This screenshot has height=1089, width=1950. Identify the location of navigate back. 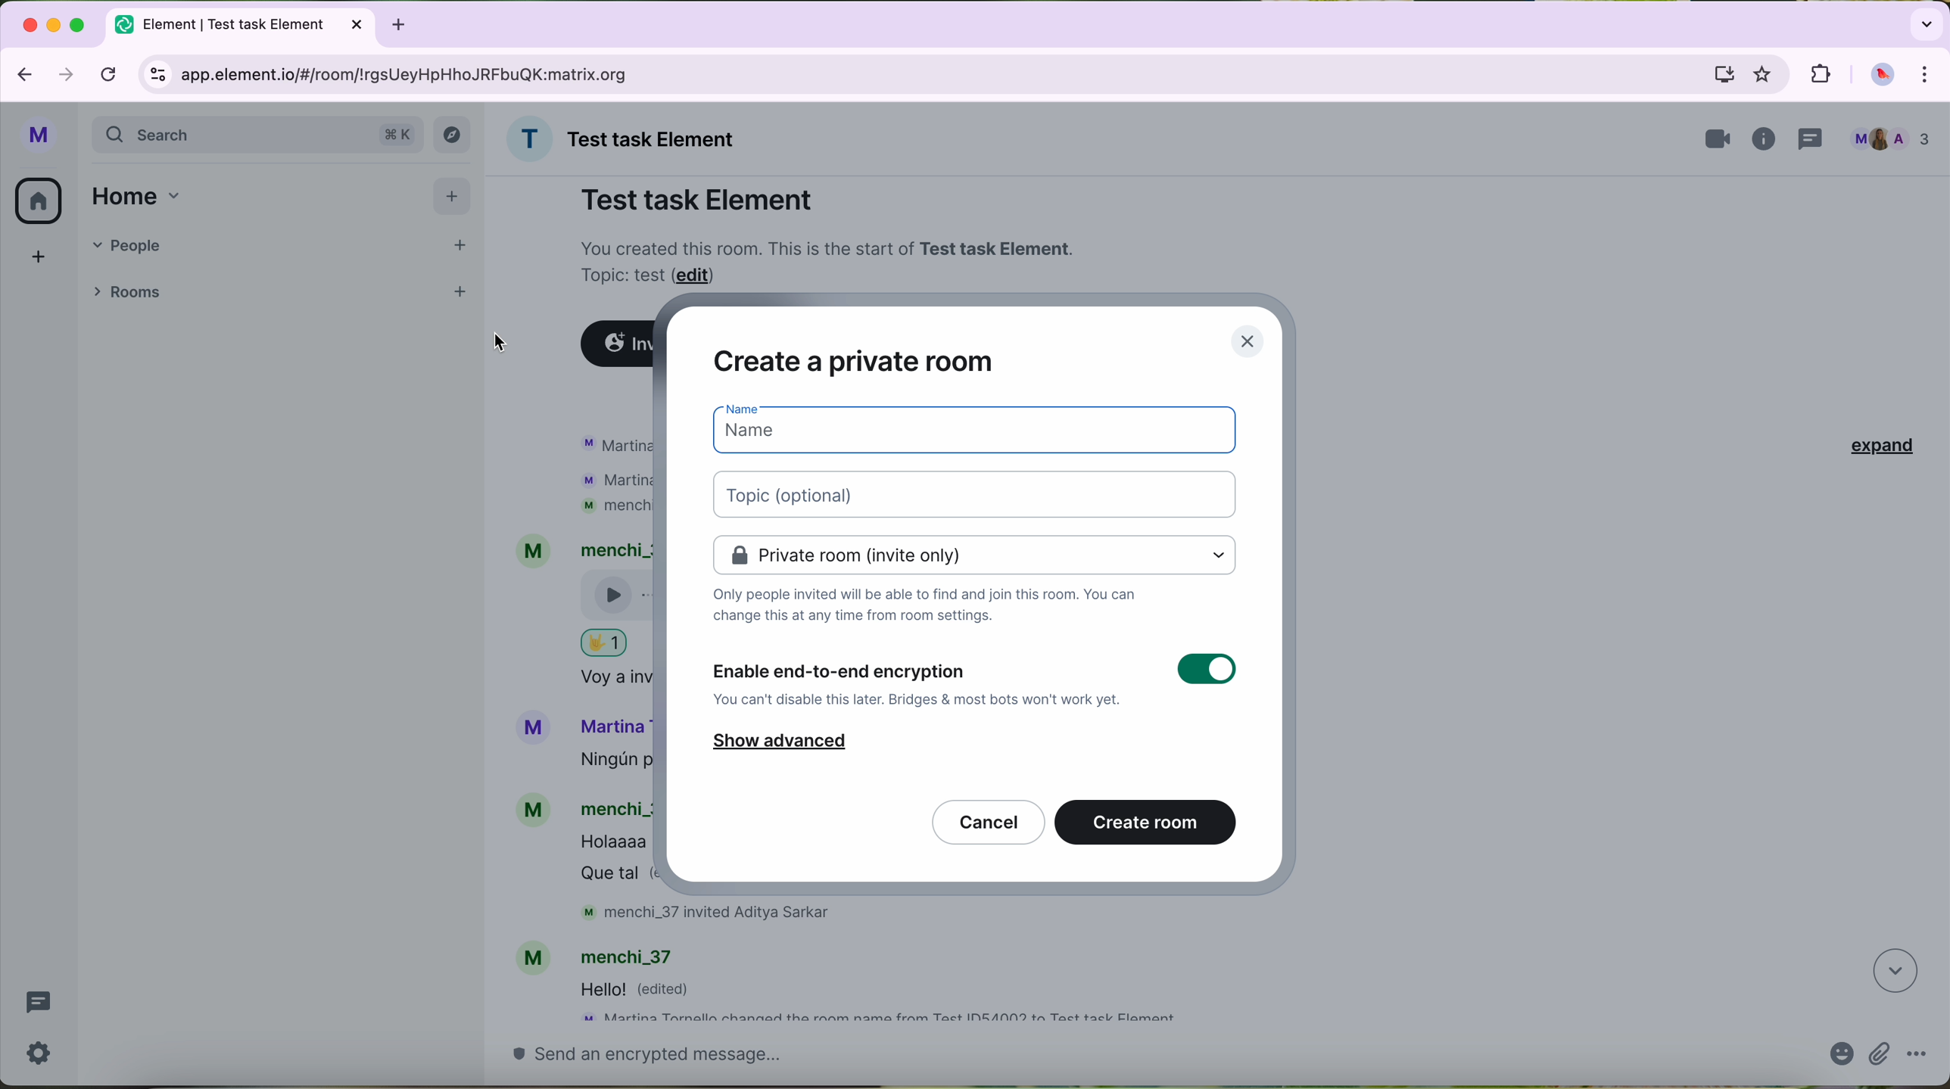
(20, 70).